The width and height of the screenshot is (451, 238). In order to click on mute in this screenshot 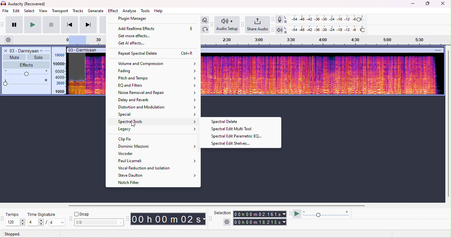, I will do `click(15, 57)`.